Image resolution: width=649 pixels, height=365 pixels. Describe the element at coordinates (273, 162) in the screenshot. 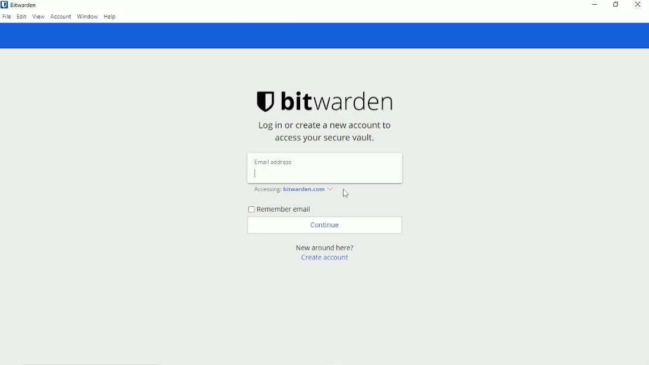

I see `Email address` at that location.